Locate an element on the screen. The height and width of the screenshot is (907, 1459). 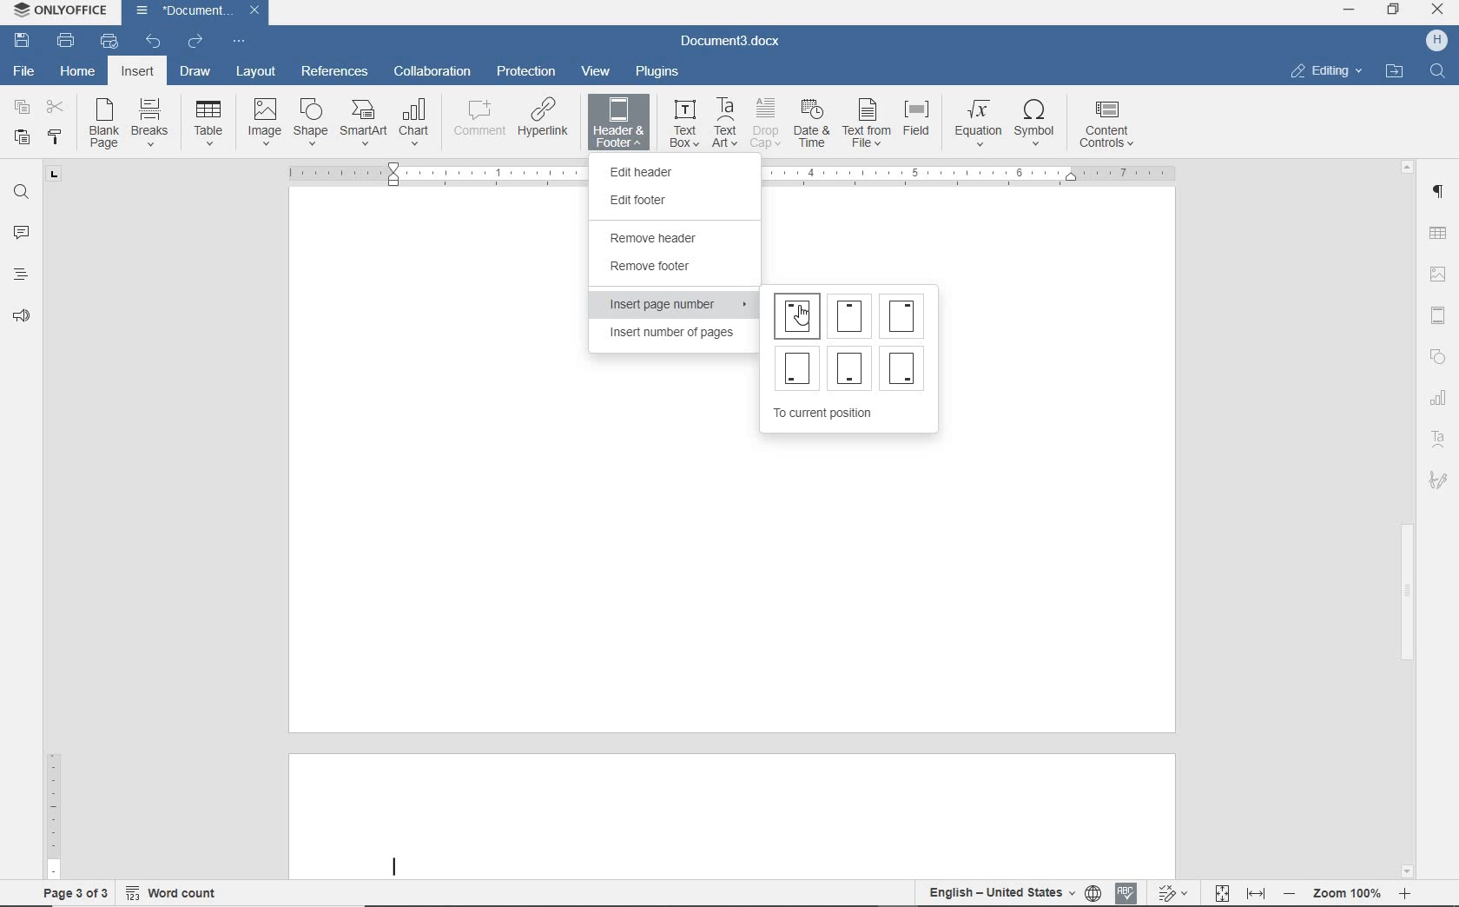
Shapes is located at coordinates (1442, 358).